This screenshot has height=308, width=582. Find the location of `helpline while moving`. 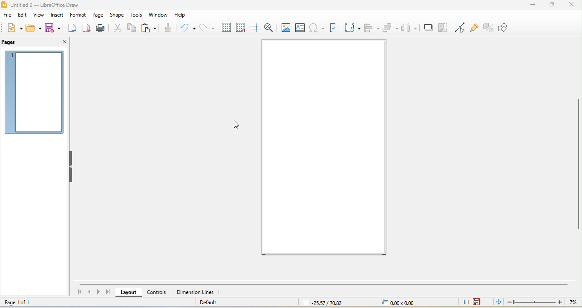

helpline while moving is located at coordinates (254, 28).